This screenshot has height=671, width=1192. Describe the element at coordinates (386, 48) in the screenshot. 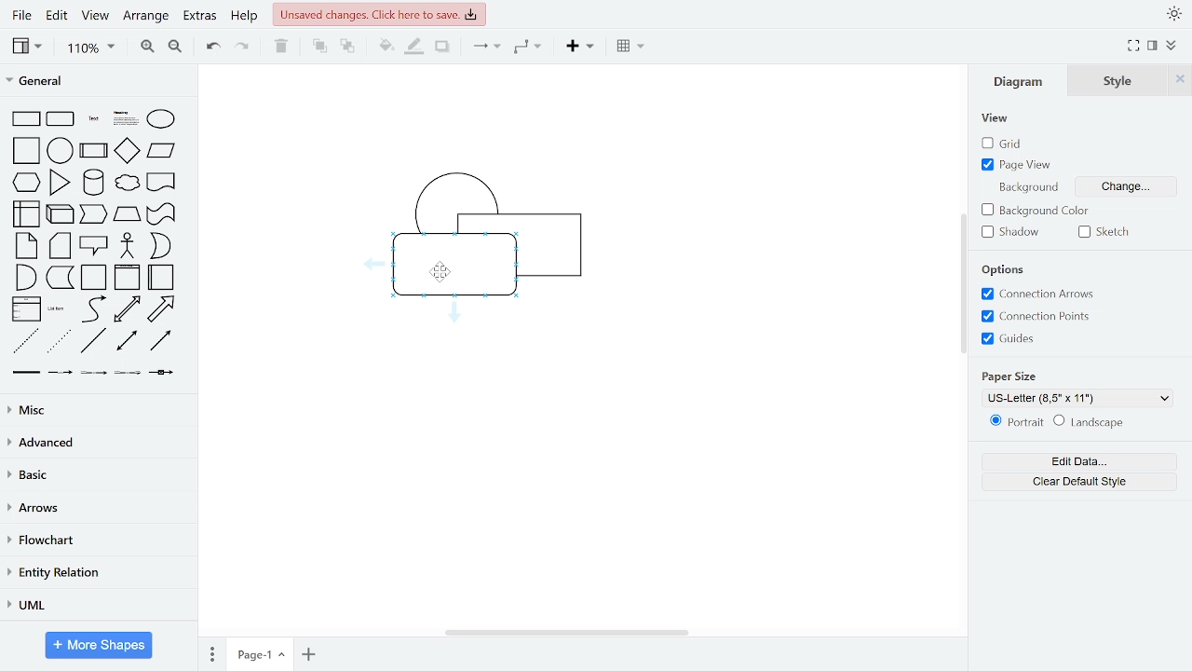

I see `fill color` at that location.